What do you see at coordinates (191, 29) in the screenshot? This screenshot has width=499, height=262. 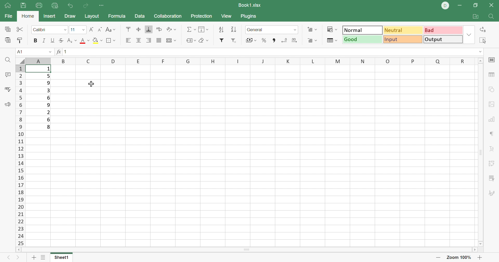 I see `Summation` at bounding box center [191, 29].